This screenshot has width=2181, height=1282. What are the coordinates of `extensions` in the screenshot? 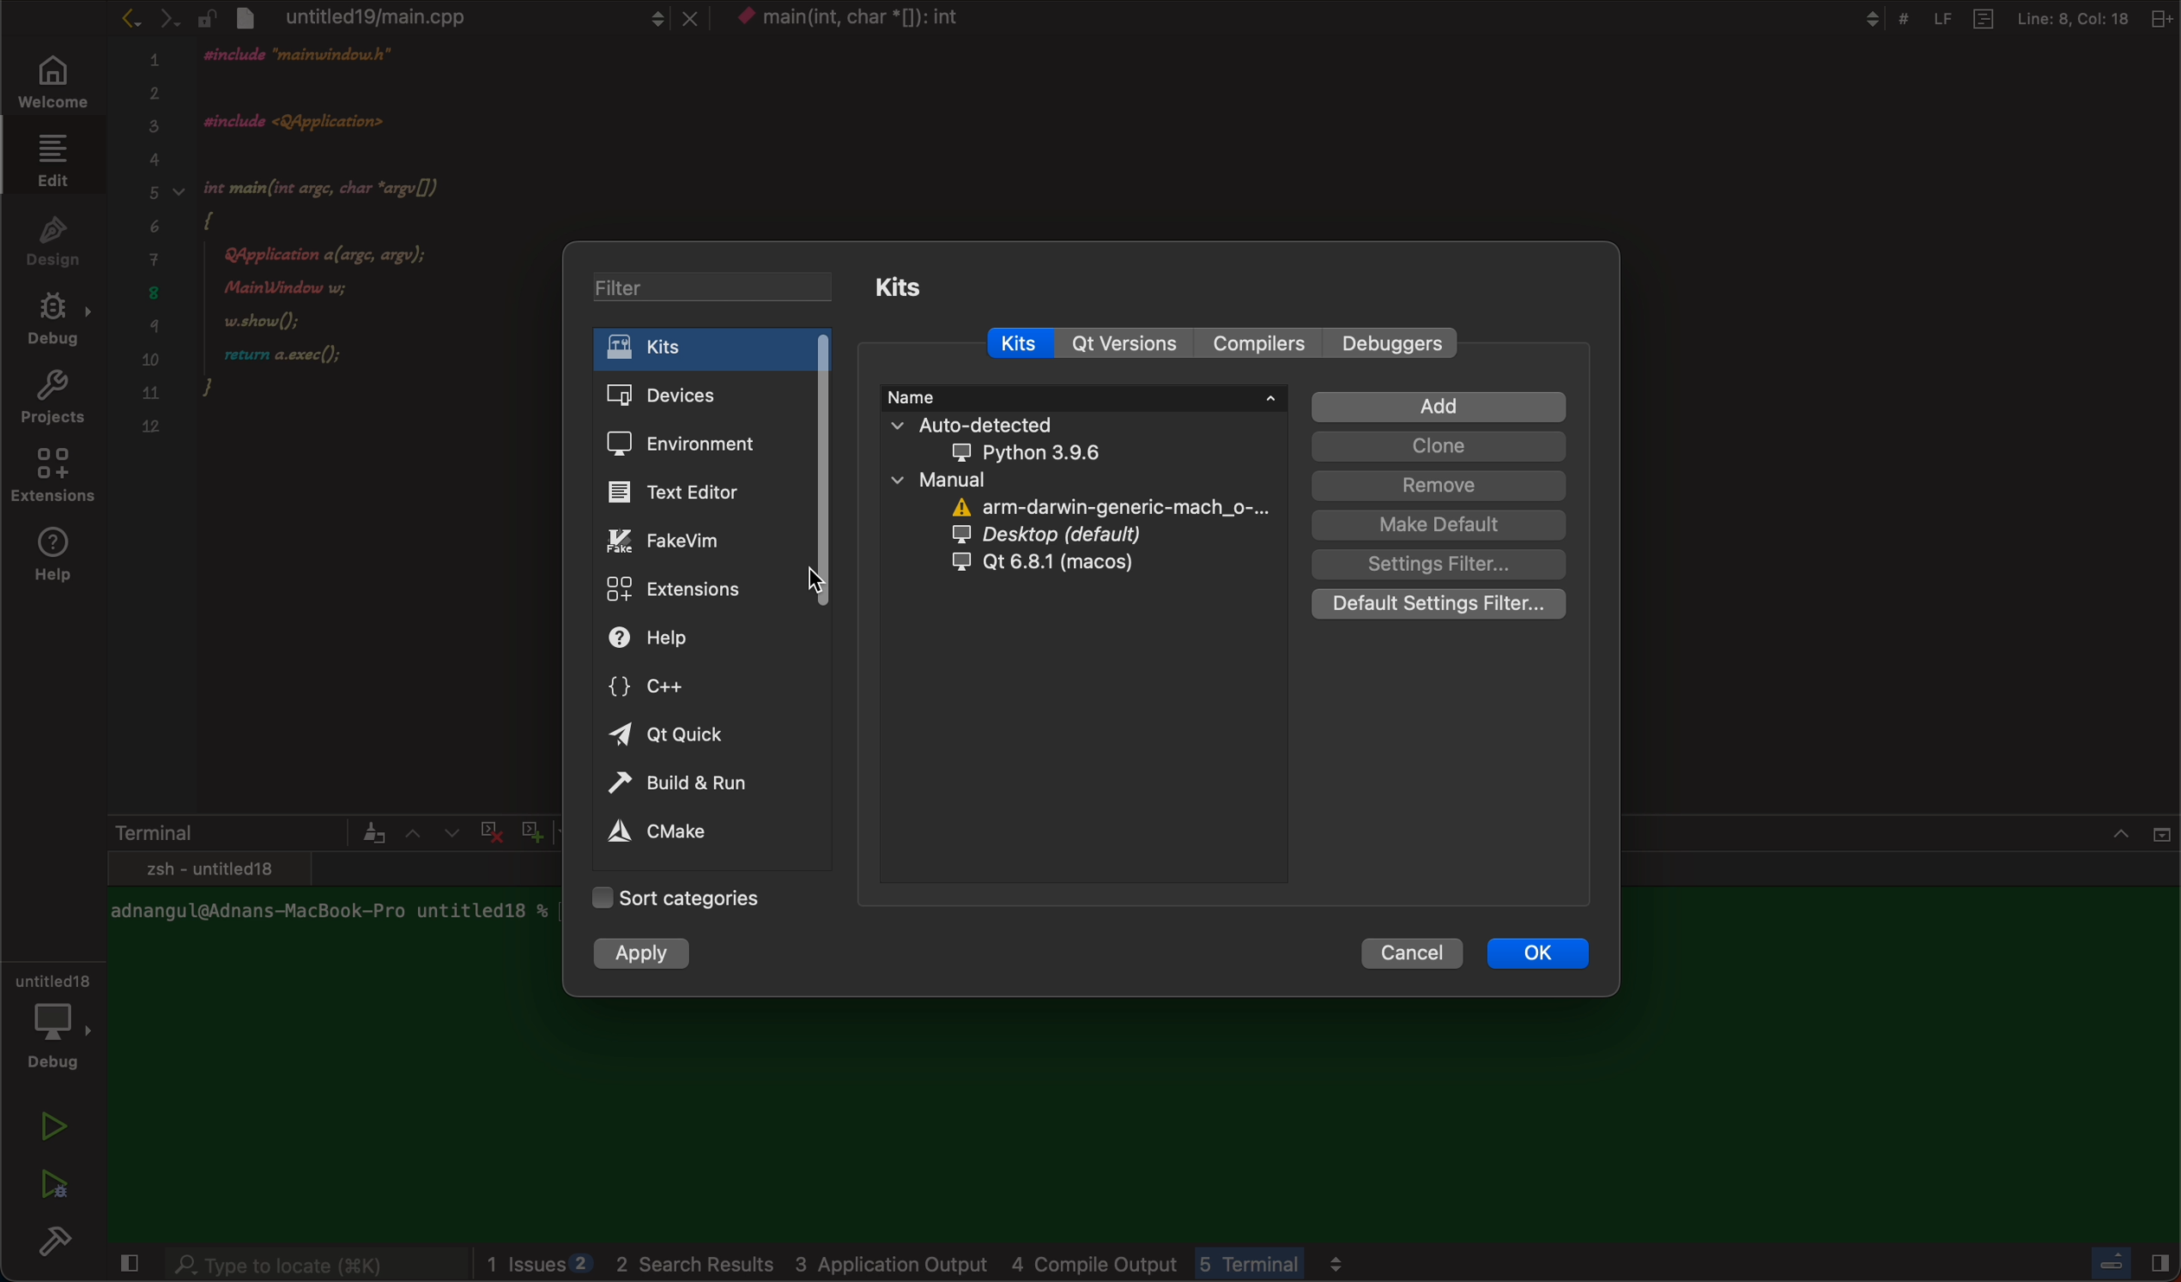 It's located at (55, 480).